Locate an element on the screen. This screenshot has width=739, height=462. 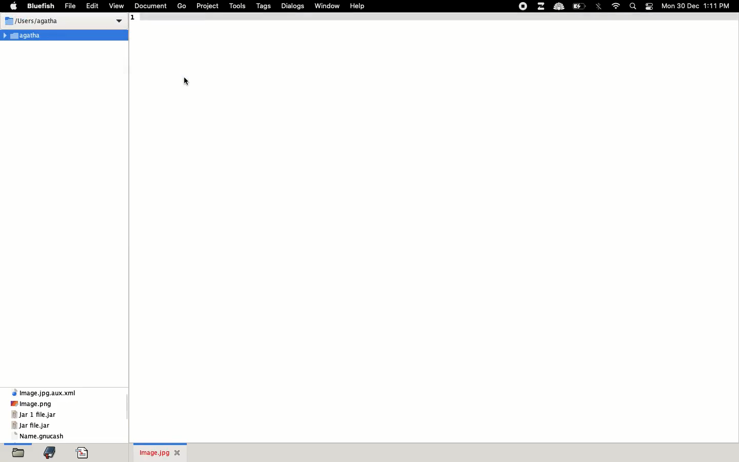
Agatha is located at coordinates (25, 35).